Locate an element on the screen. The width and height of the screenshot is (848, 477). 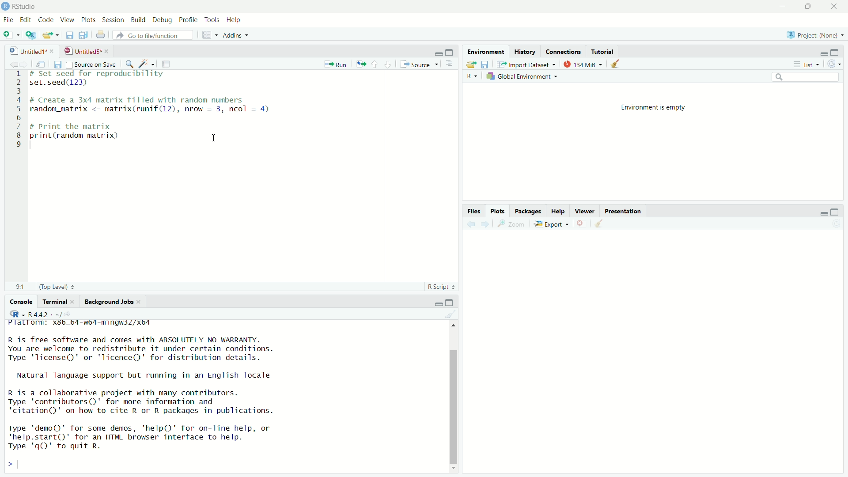
import dataset is located at coordinates (524, 65).